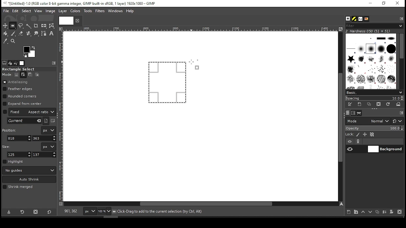 This screenshot has width=406, height=228. I want to click on duplicate layer, so click(378, 212).